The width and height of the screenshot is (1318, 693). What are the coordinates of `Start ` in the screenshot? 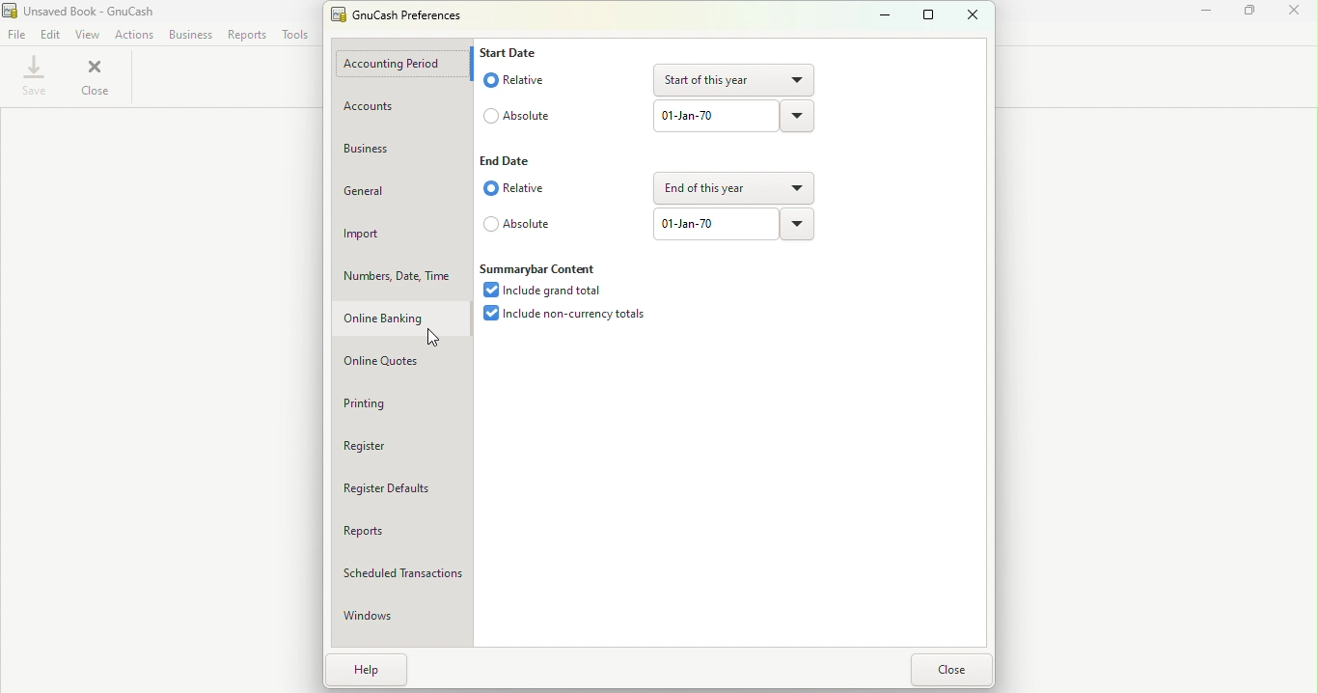 It's located at (515, 56).